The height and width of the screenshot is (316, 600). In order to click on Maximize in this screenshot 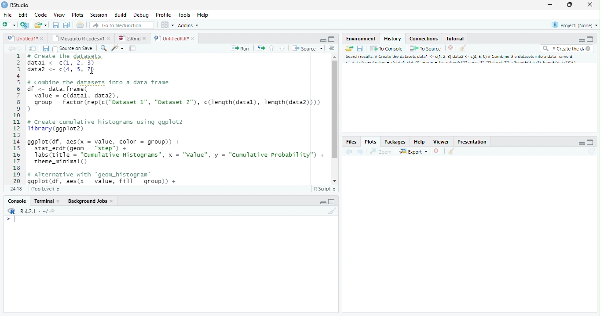, I will do `click(569, 5)`.